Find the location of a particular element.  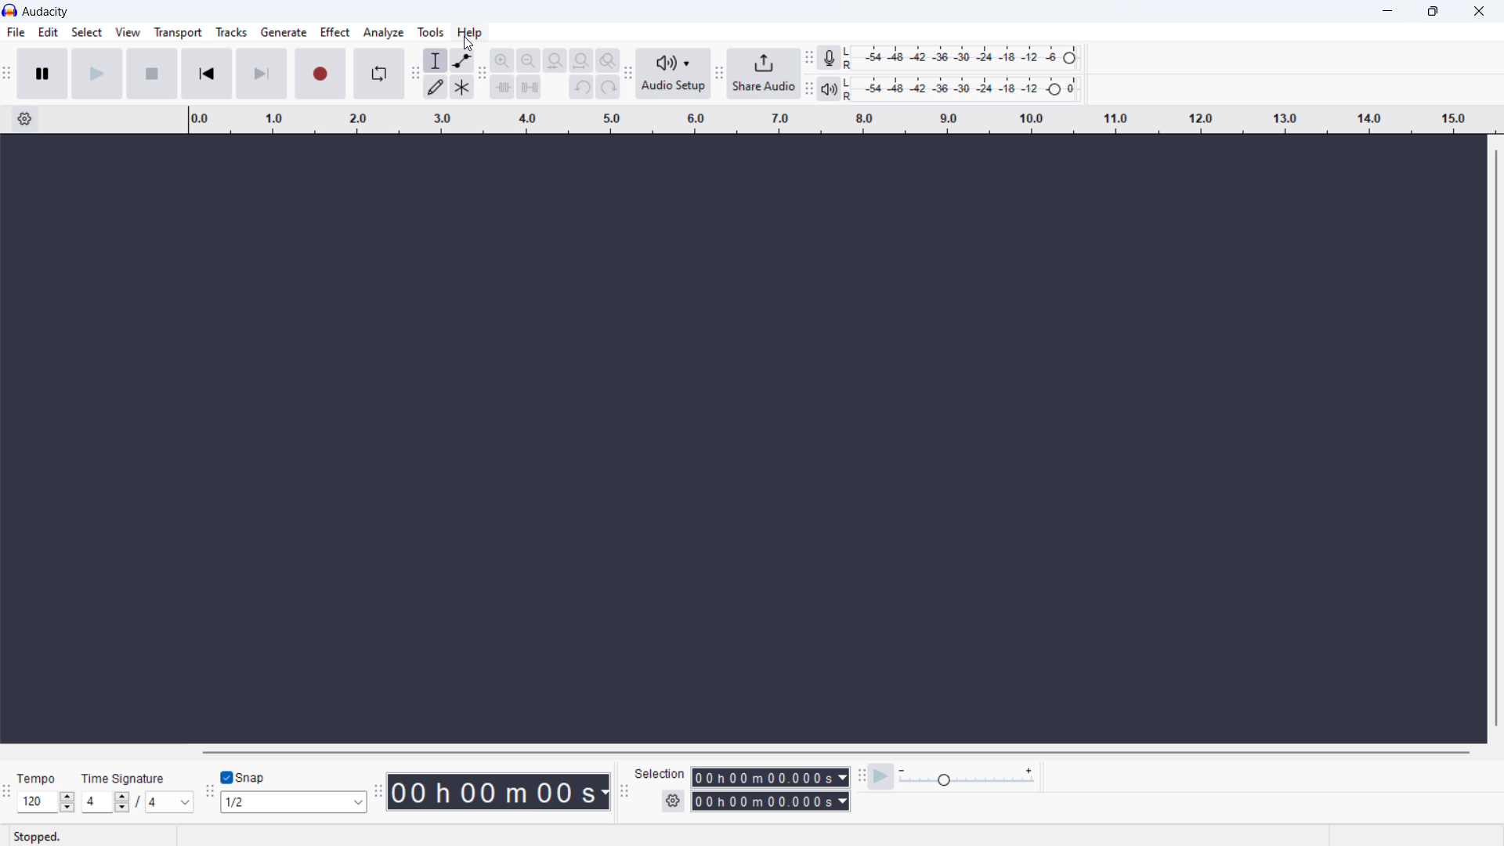

transort toolbar is located at coordinates (7, 74).